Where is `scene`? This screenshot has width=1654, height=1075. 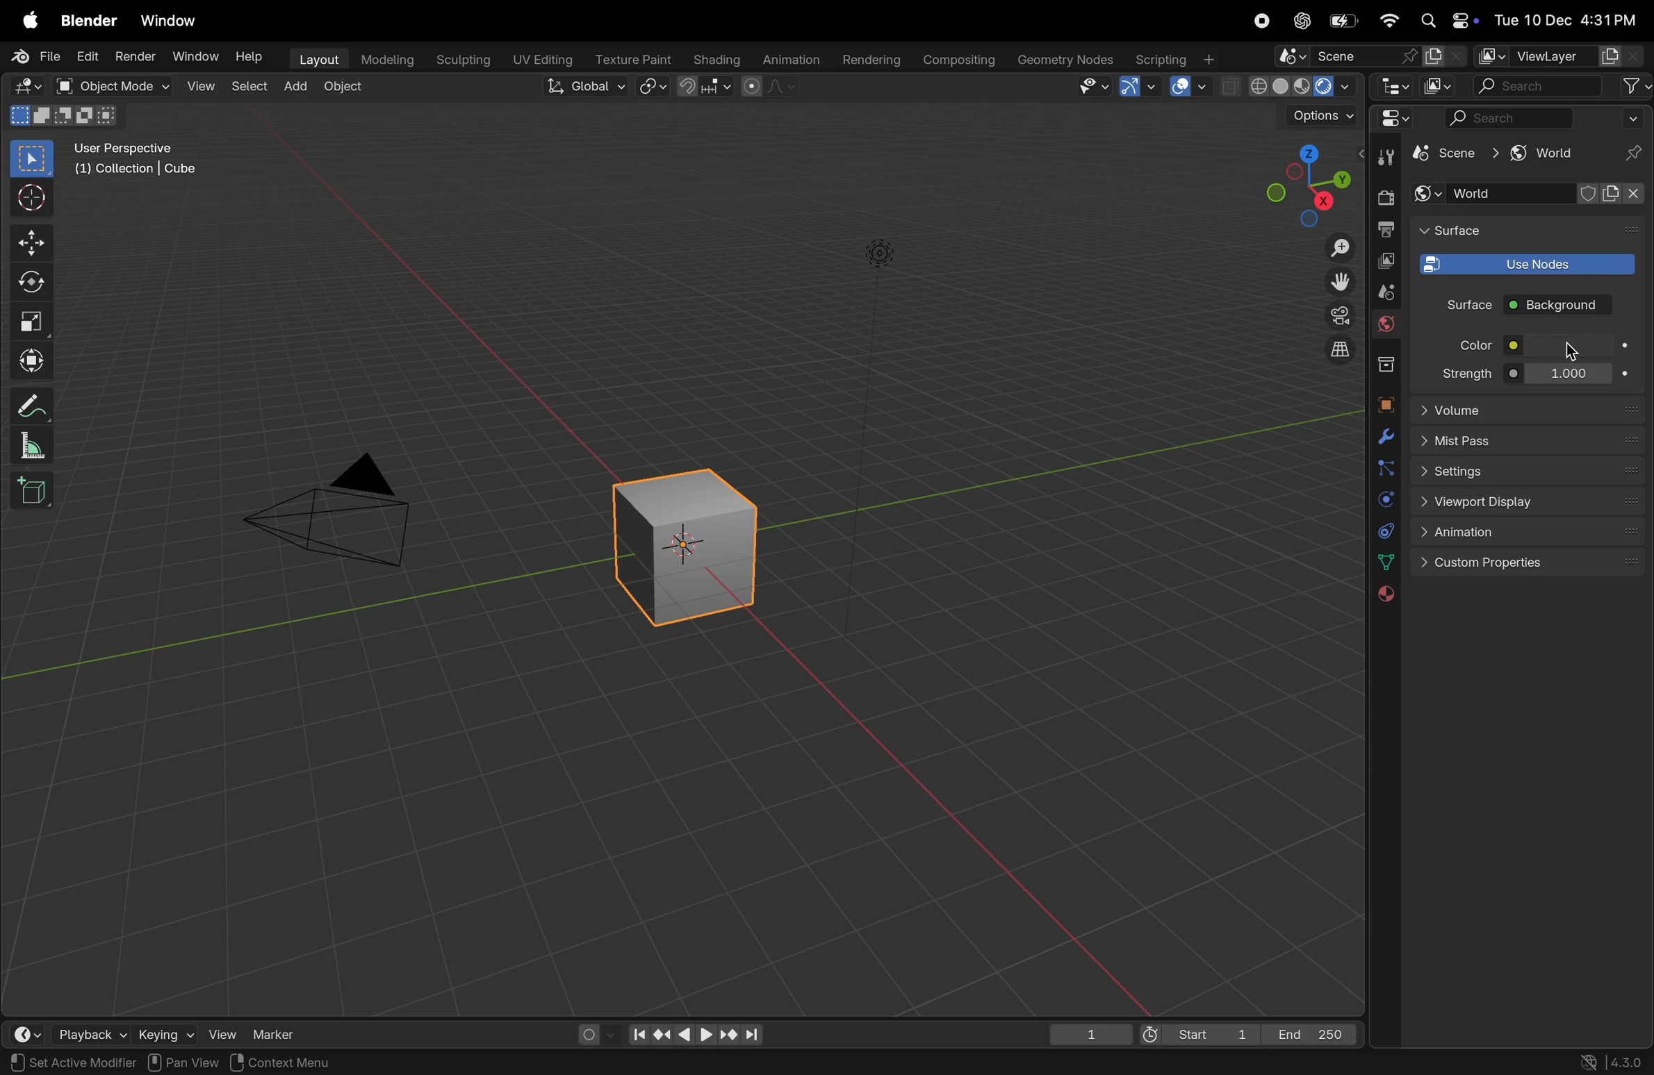
scene is located at coordinates (1457, 158).